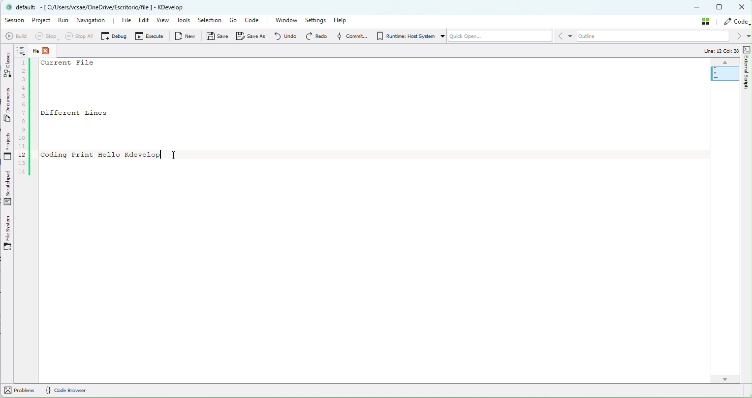 The width and height of the screenshot is (752, 398). I want to click on Code Browser (Information), so click(69, 390).